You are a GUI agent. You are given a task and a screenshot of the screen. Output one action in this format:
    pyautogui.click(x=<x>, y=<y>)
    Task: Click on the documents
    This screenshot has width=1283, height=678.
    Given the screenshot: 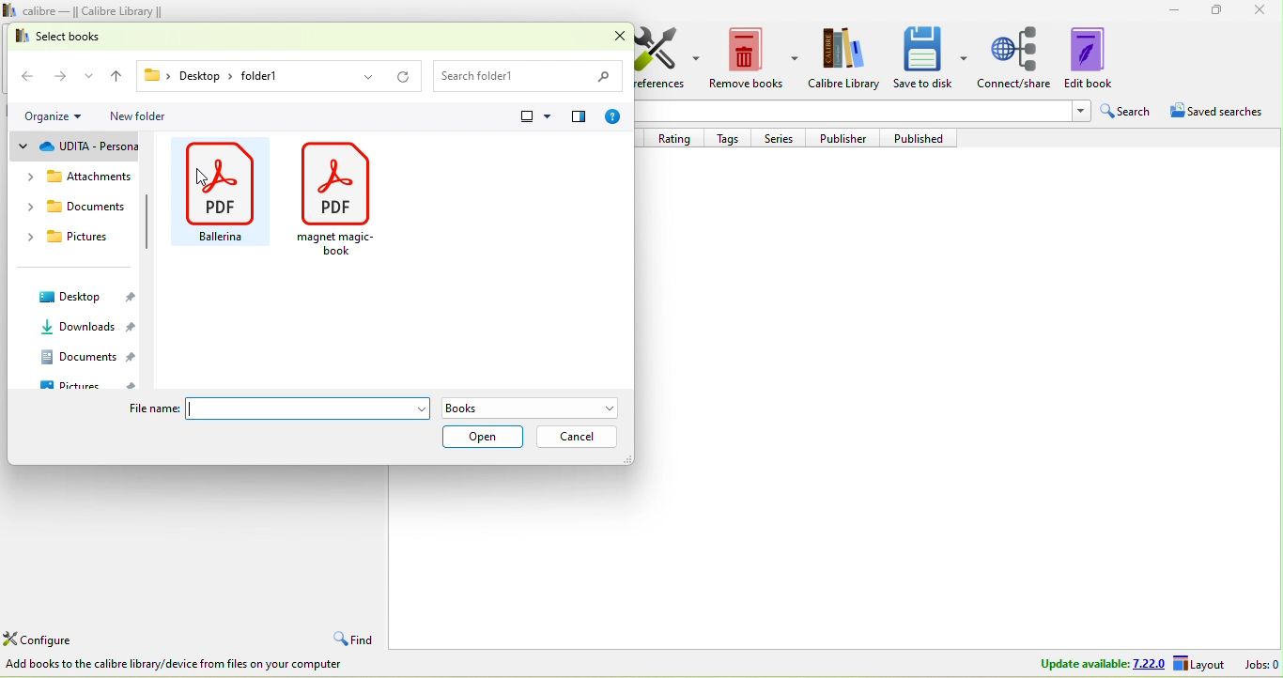 What is the action you would take?
    pyautogui.click(x=85, y=357)
    